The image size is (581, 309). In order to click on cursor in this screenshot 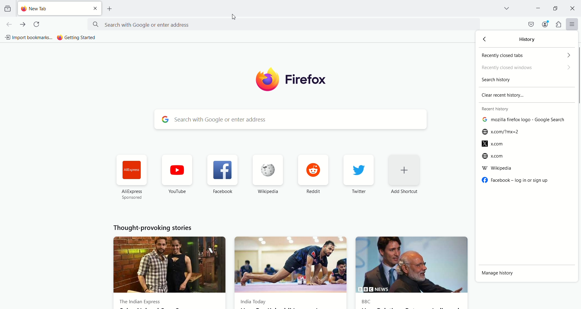, I will do `click(232, 18)`.